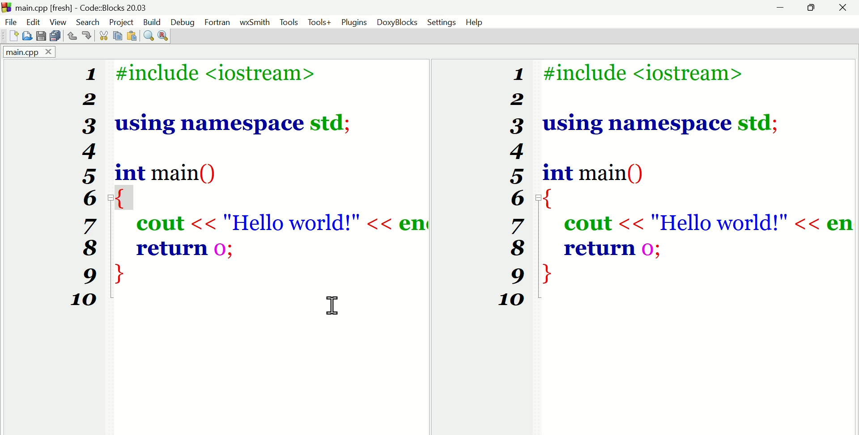 This screenshot has width=859, height=435. Describe the element at coordinates (105, 7) in the screenshot. I see `Main cpp fresh code blocks 20.03` at that location.